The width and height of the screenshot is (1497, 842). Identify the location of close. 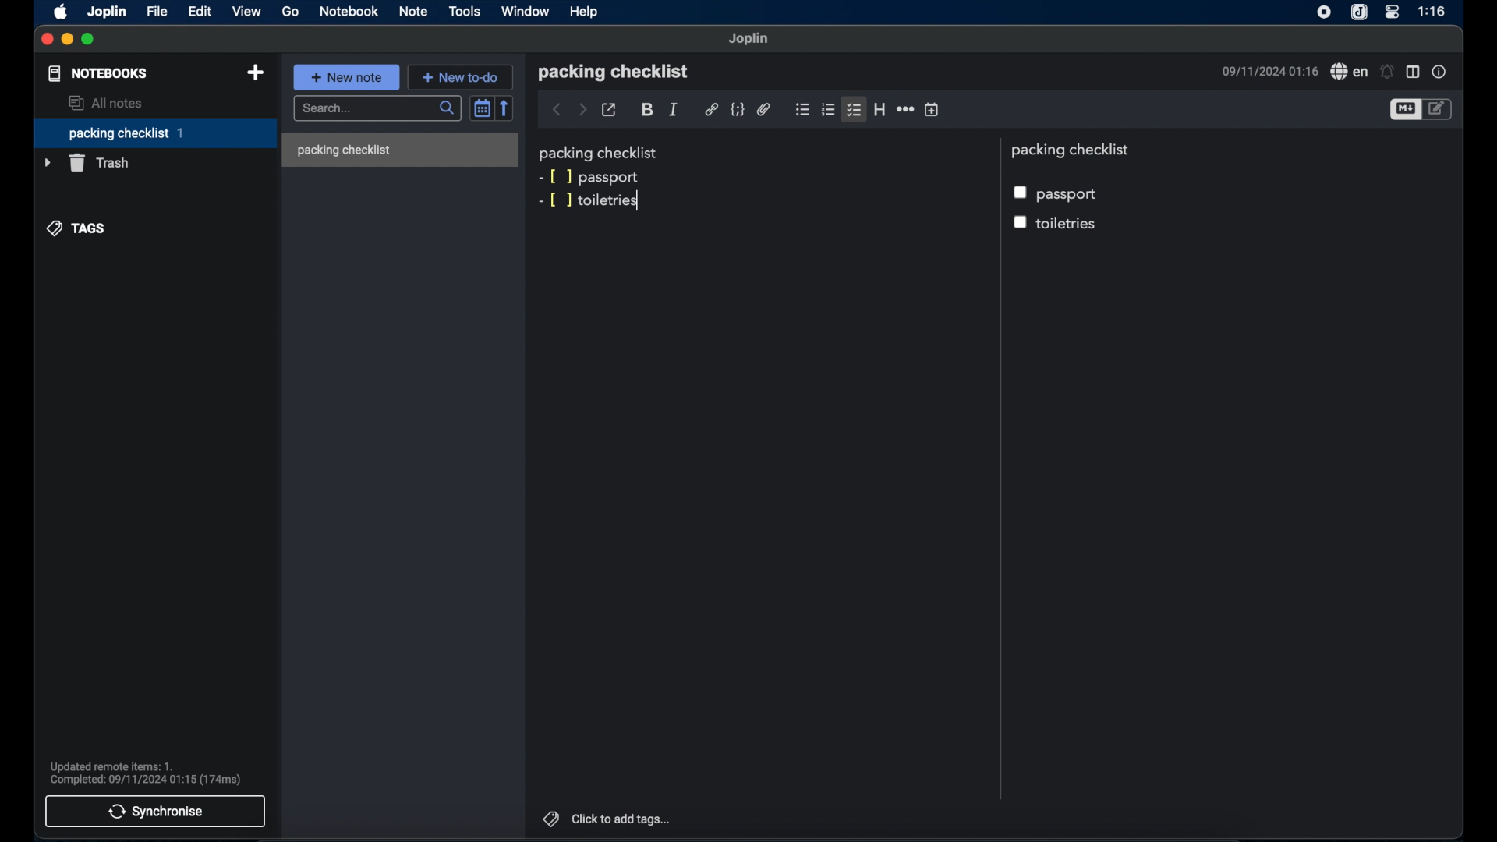
(47, 39).